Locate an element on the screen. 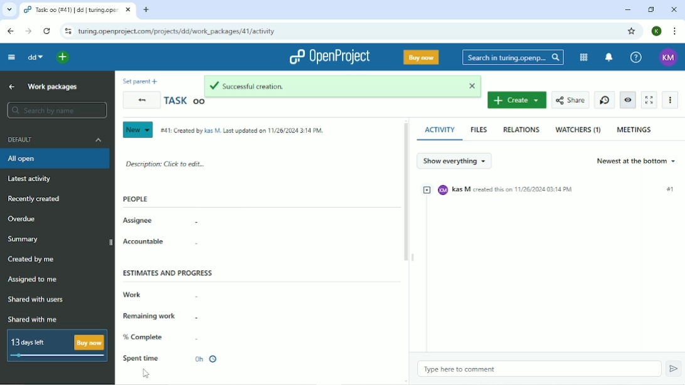 This screenshot has height=385, width=685. Activate zen mode is located at coordinates (649, 100).